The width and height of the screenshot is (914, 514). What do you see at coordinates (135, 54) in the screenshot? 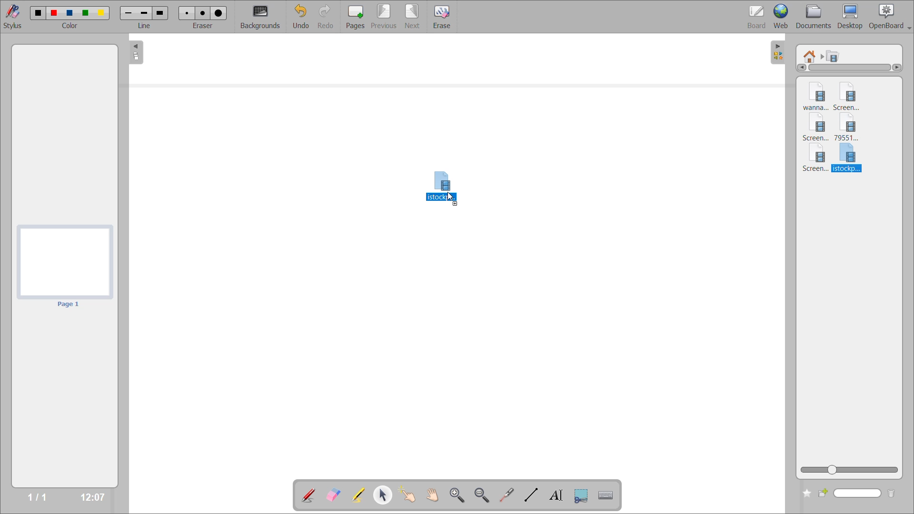
I see `collapse` at bounding box center [135, 54].